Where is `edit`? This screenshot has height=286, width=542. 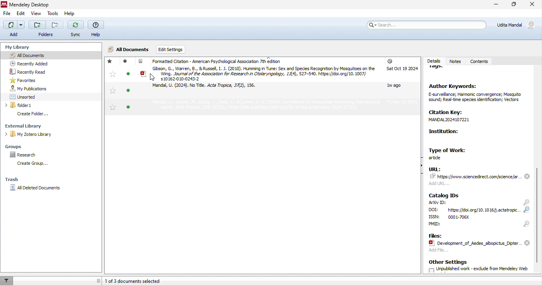
edit is located at coordinates (21, 14).